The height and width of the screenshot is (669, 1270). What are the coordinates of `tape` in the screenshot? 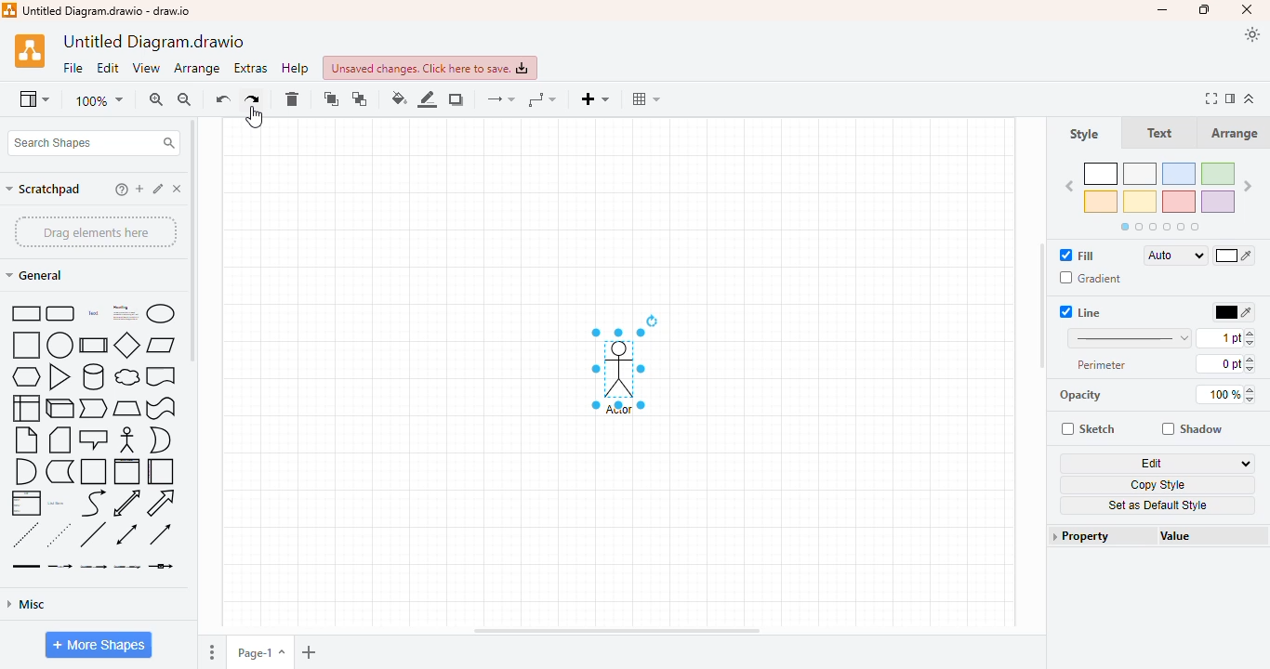 It's located at (161, 409).